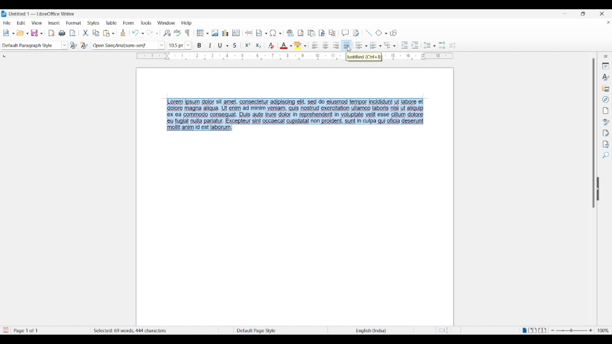  What do you see at coordinates (123, 32) in the screenshot?
I see `Clone formatting` at bounding box center [123, 32].